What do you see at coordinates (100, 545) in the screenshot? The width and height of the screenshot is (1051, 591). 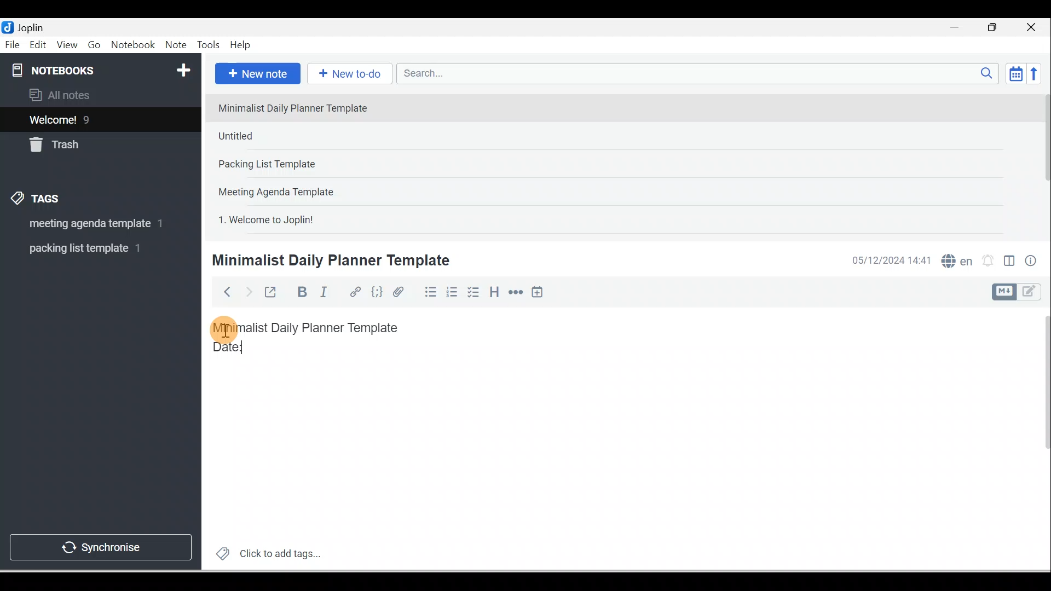 I see `Synchronise` at bounding box center [100, 545].